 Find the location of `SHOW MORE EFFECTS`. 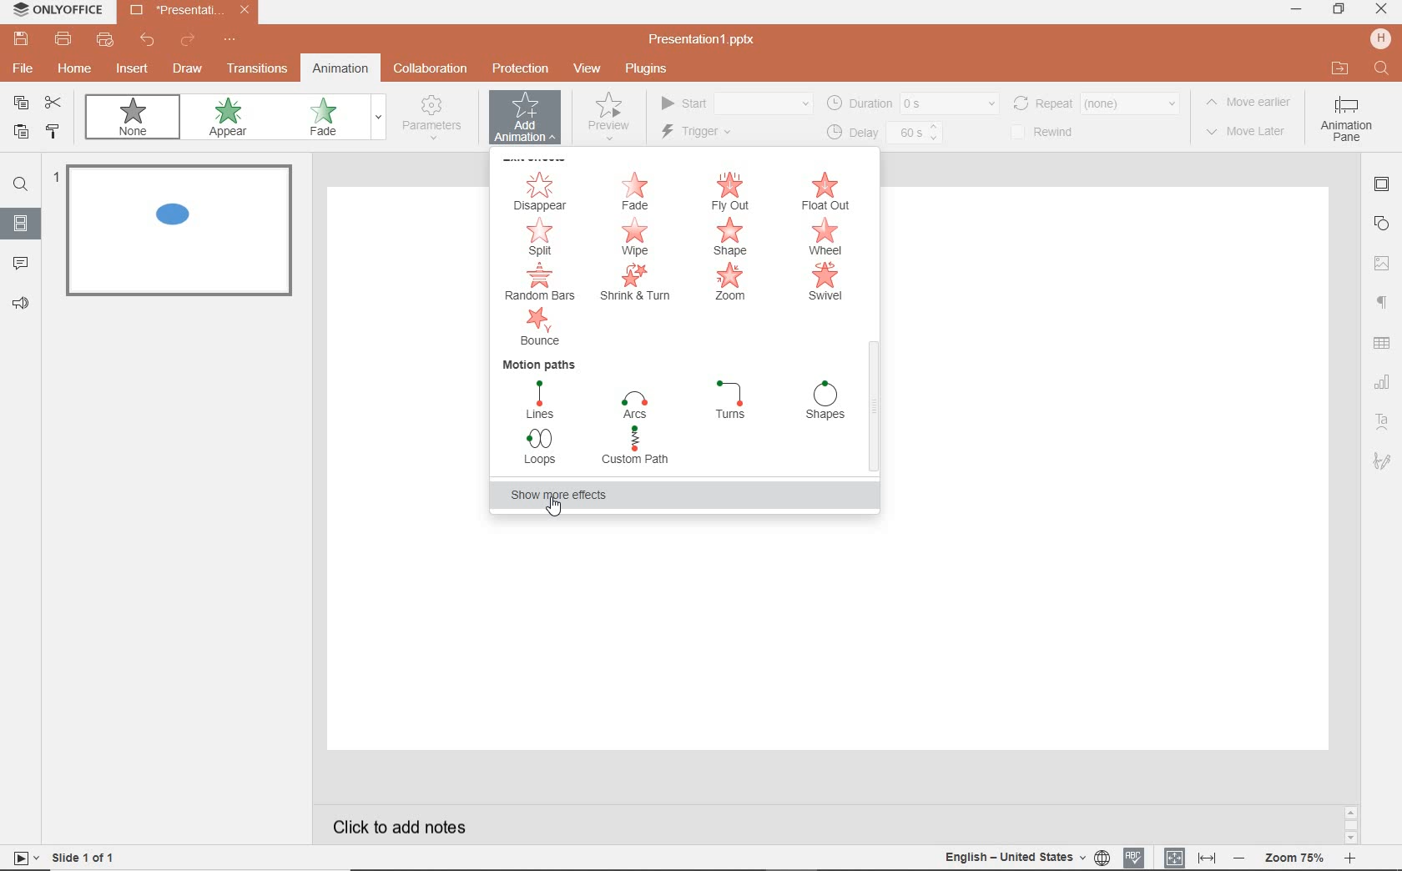

SHOW MORE EFFECTS is located at coordinates (569, 496).